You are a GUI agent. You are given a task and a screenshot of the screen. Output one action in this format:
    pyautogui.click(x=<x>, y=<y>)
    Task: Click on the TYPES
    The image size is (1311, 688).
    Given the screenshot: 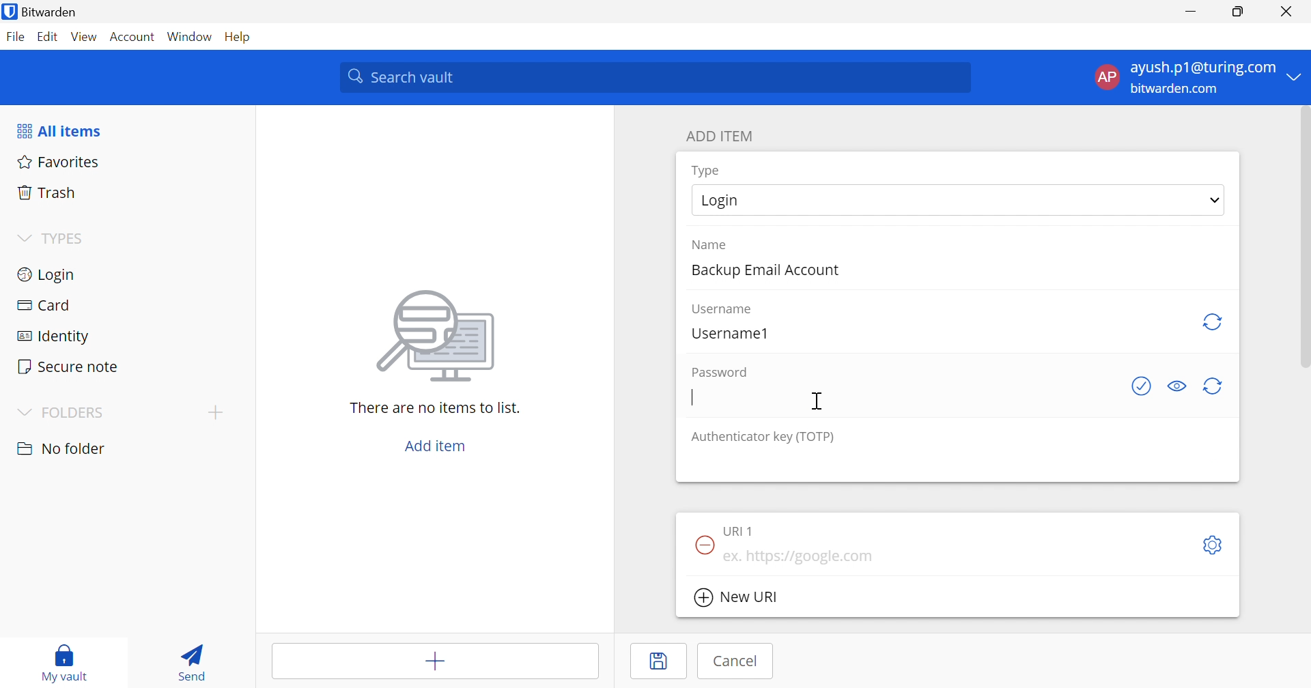 What is the action you would take?
    pyautogui.click(x=64, y=238)
    